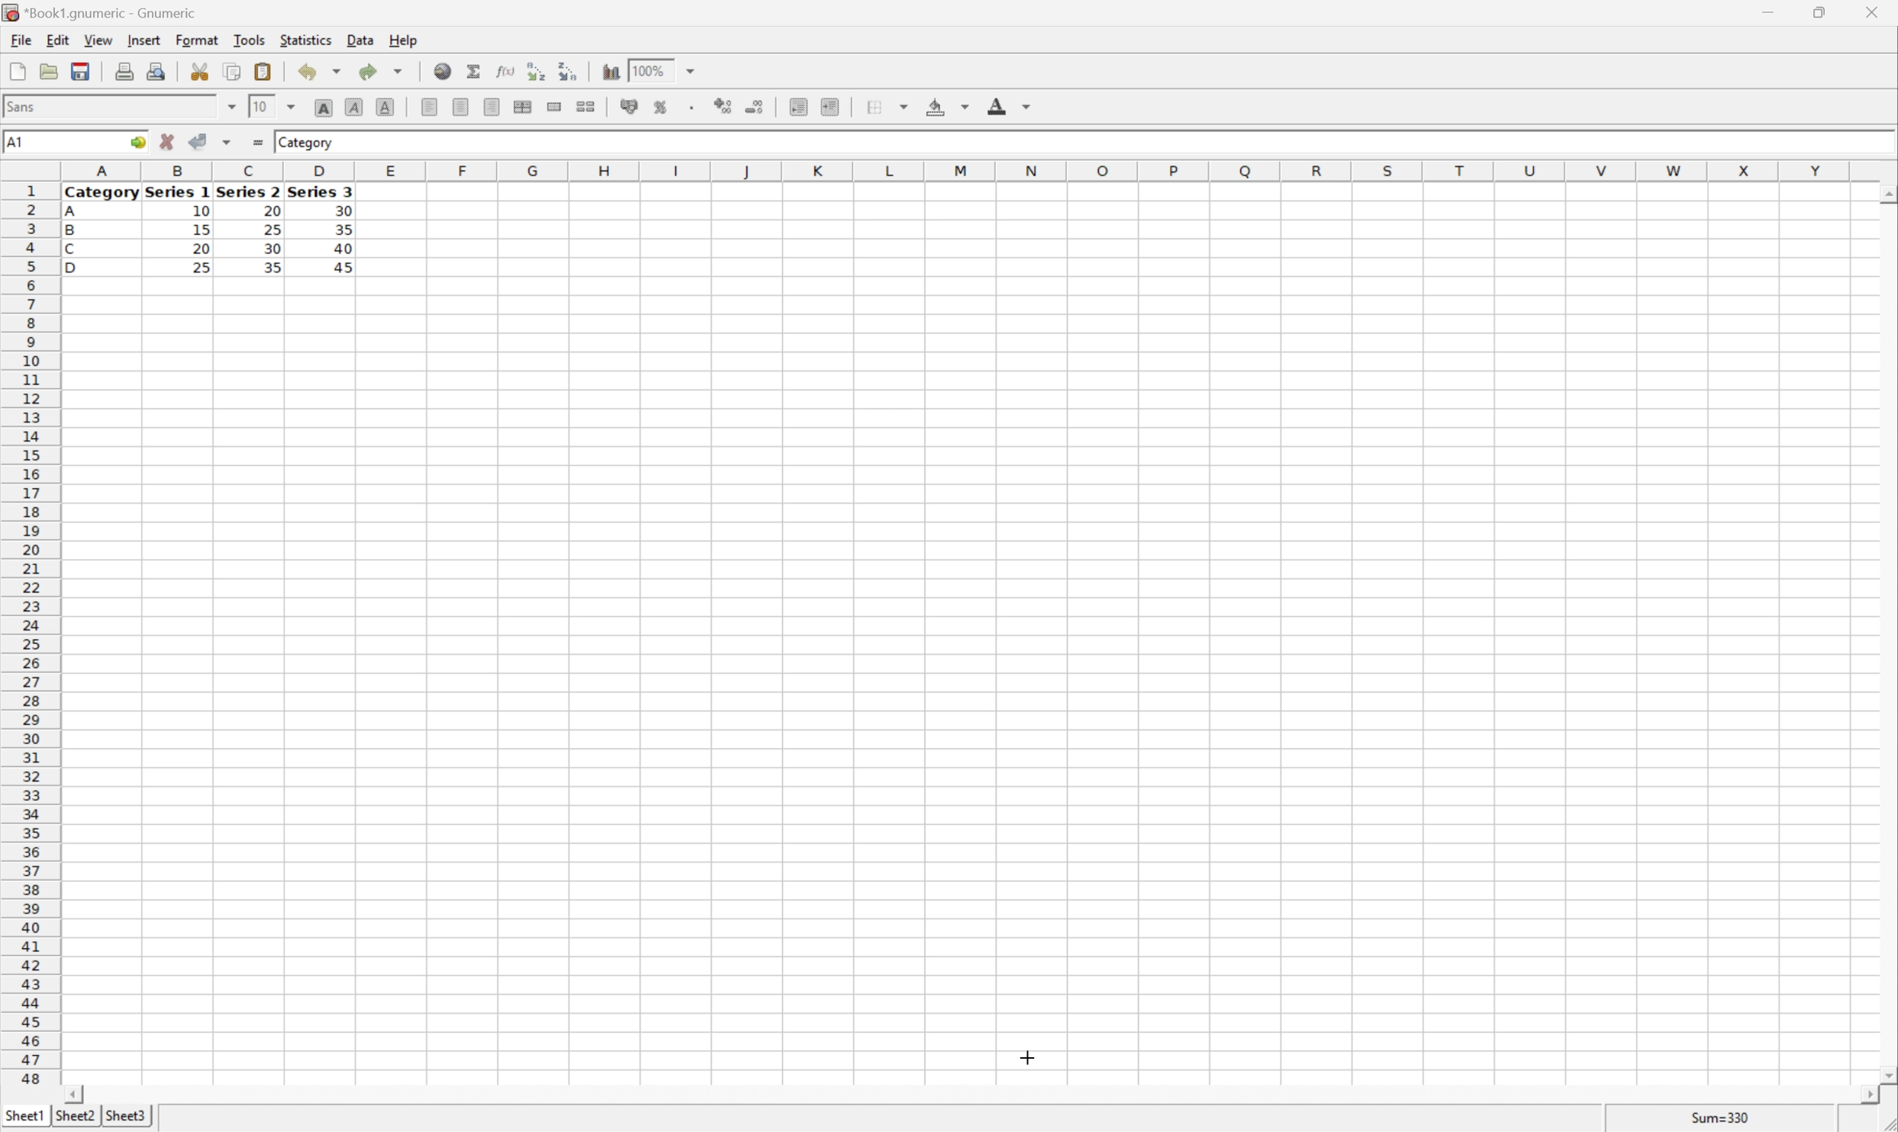 This screenshot has width=1898, height=1132. I want to click on Decrease the number of decimals displayed, so click(753, 105).